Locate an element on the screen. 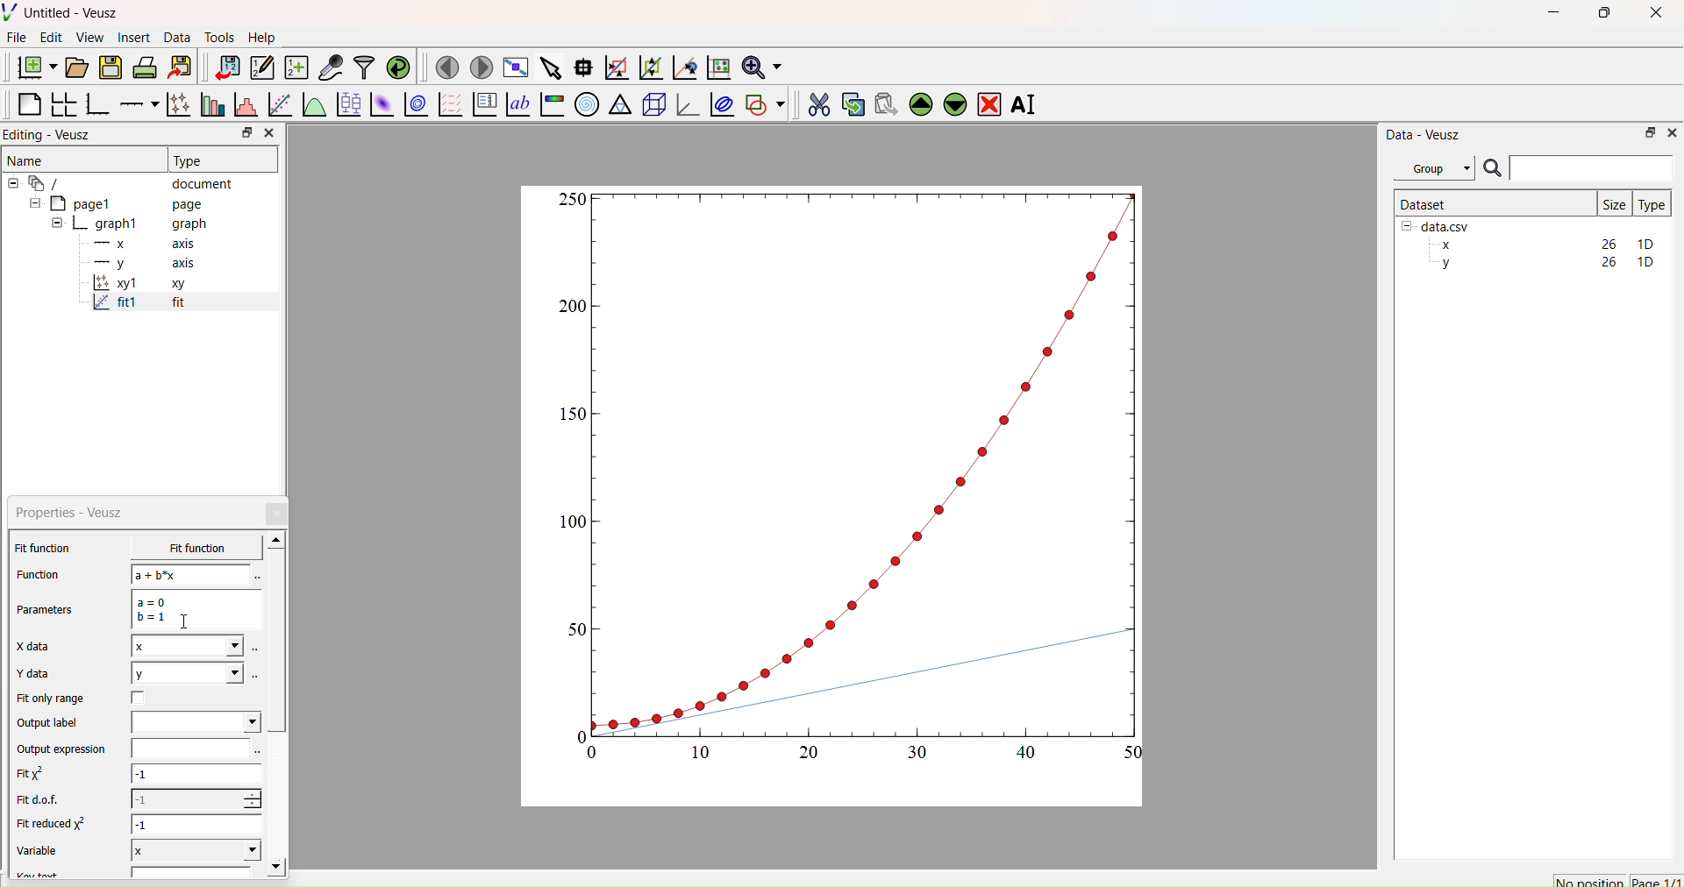  Add an axis to plot is located at coordinates (134, 103).